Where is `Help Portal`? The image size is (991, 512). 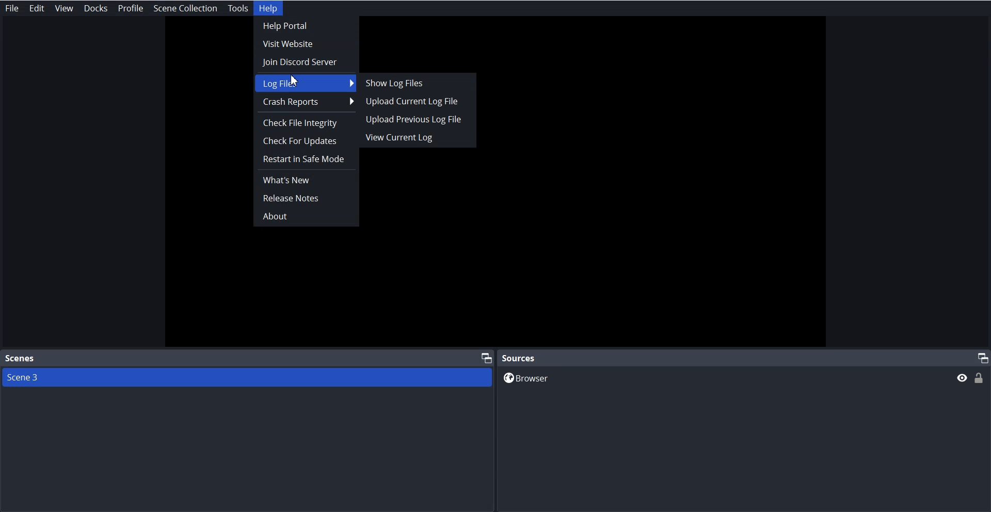 Help Portal is located at coordinates (305, 26).